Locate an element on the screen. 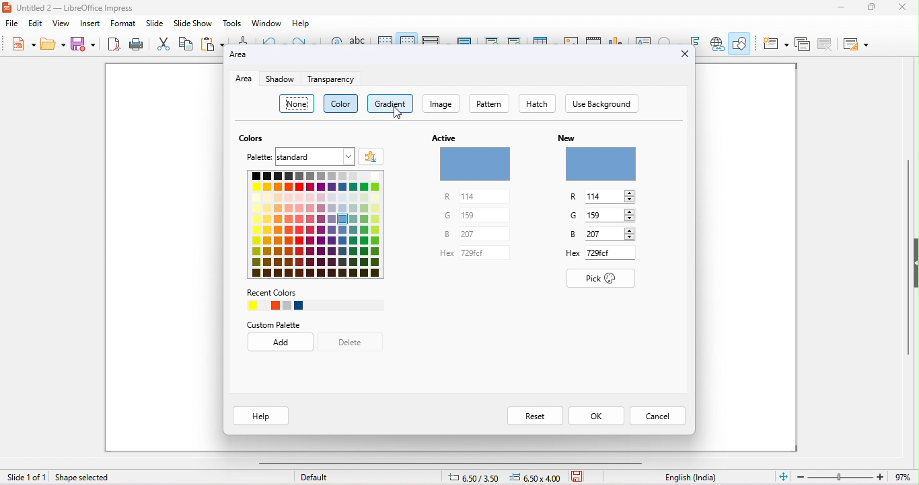  undo is located at coordinates (271, 40).